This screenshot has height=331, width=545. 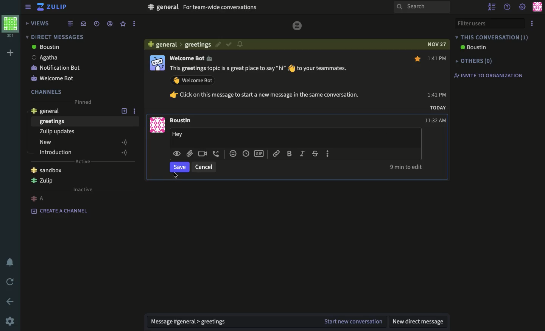 What do you see at coordinates (57, 68) in the screenshot?
I see `Notification Bot` at bounding box center [57, 68].